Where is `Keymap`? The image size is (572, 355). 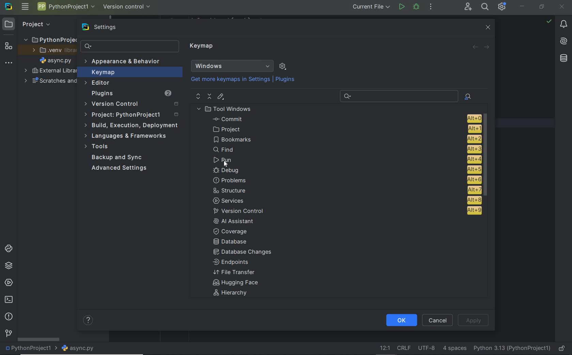 Keymap is located at coordinates (130, 72).